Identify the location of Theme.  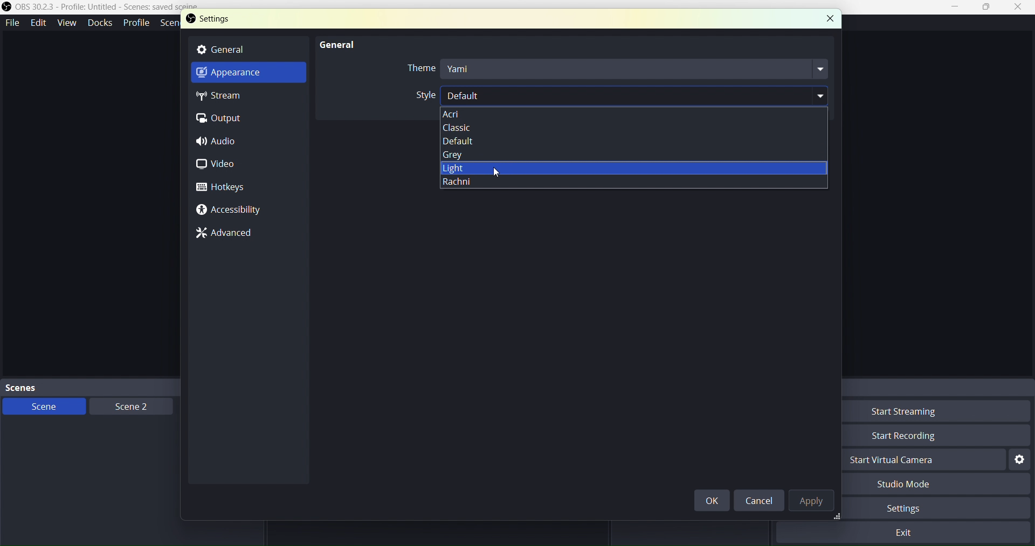
(615, 70).